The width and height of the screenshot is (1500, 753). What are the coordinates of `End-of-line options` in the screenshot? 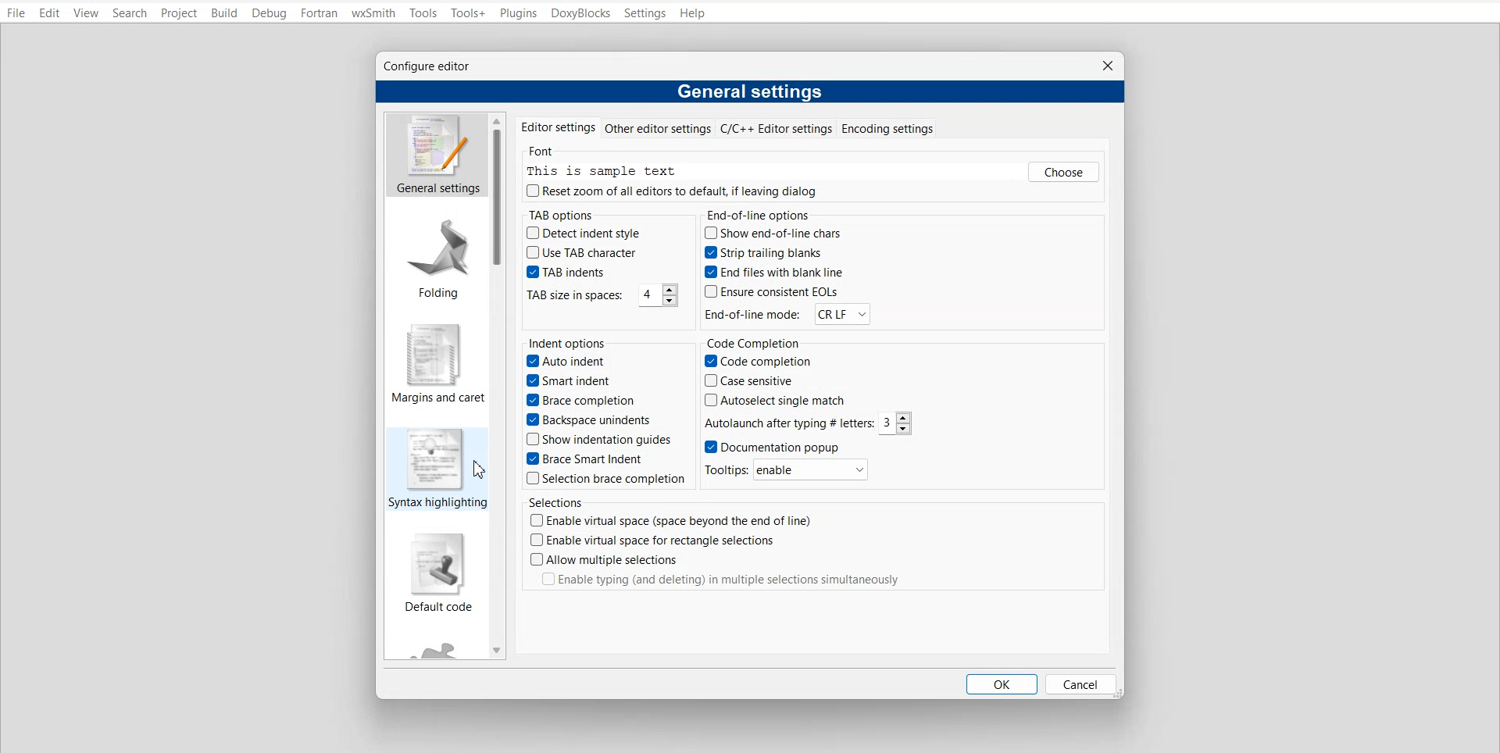 It's located at (758, 215).